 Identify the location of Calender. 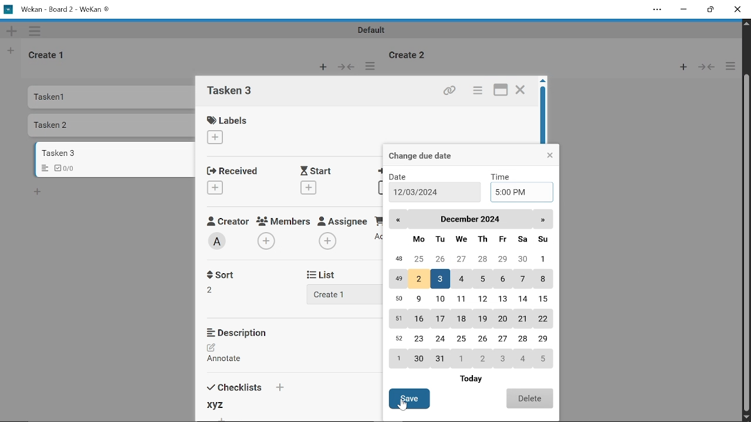
(470, 300).